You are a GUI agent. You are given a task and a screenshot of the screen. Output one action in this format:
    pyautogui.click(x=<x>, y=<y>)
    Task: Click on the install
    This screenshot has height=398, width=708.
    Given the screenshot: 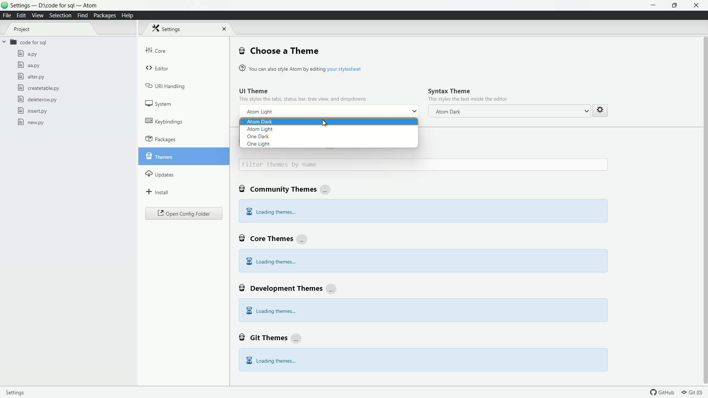 What is the action you would take?
    pyautogui.click(x=158, y=191)
    